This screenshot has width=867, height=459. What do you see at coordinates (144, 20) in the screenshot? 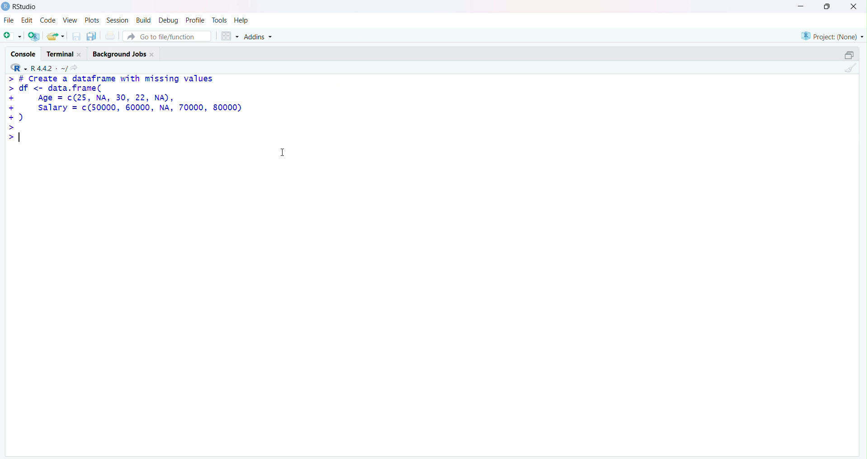
I see `Build` at bounding box center [144, 20].